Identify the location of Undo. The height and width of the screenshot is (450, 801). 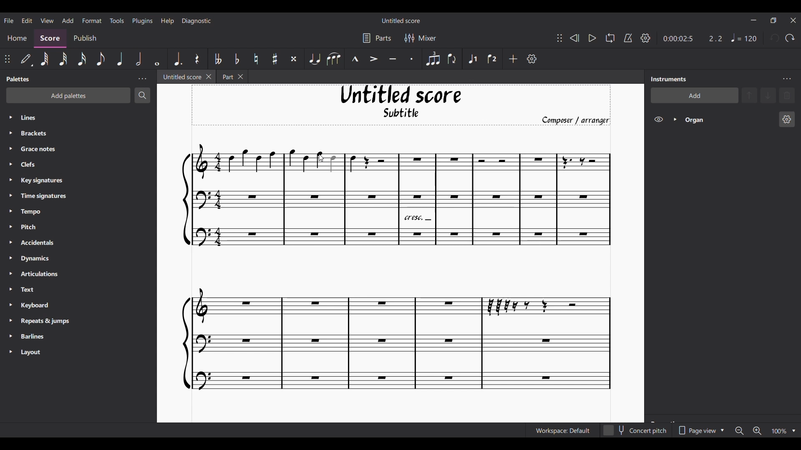
(775, 38).